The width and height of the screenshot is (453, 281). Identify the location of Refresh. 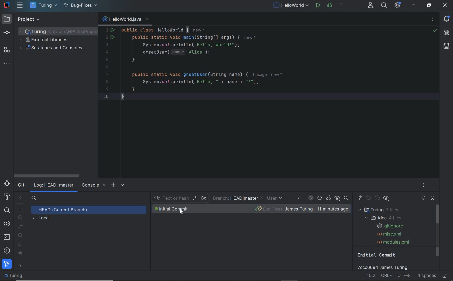
(320, 198).